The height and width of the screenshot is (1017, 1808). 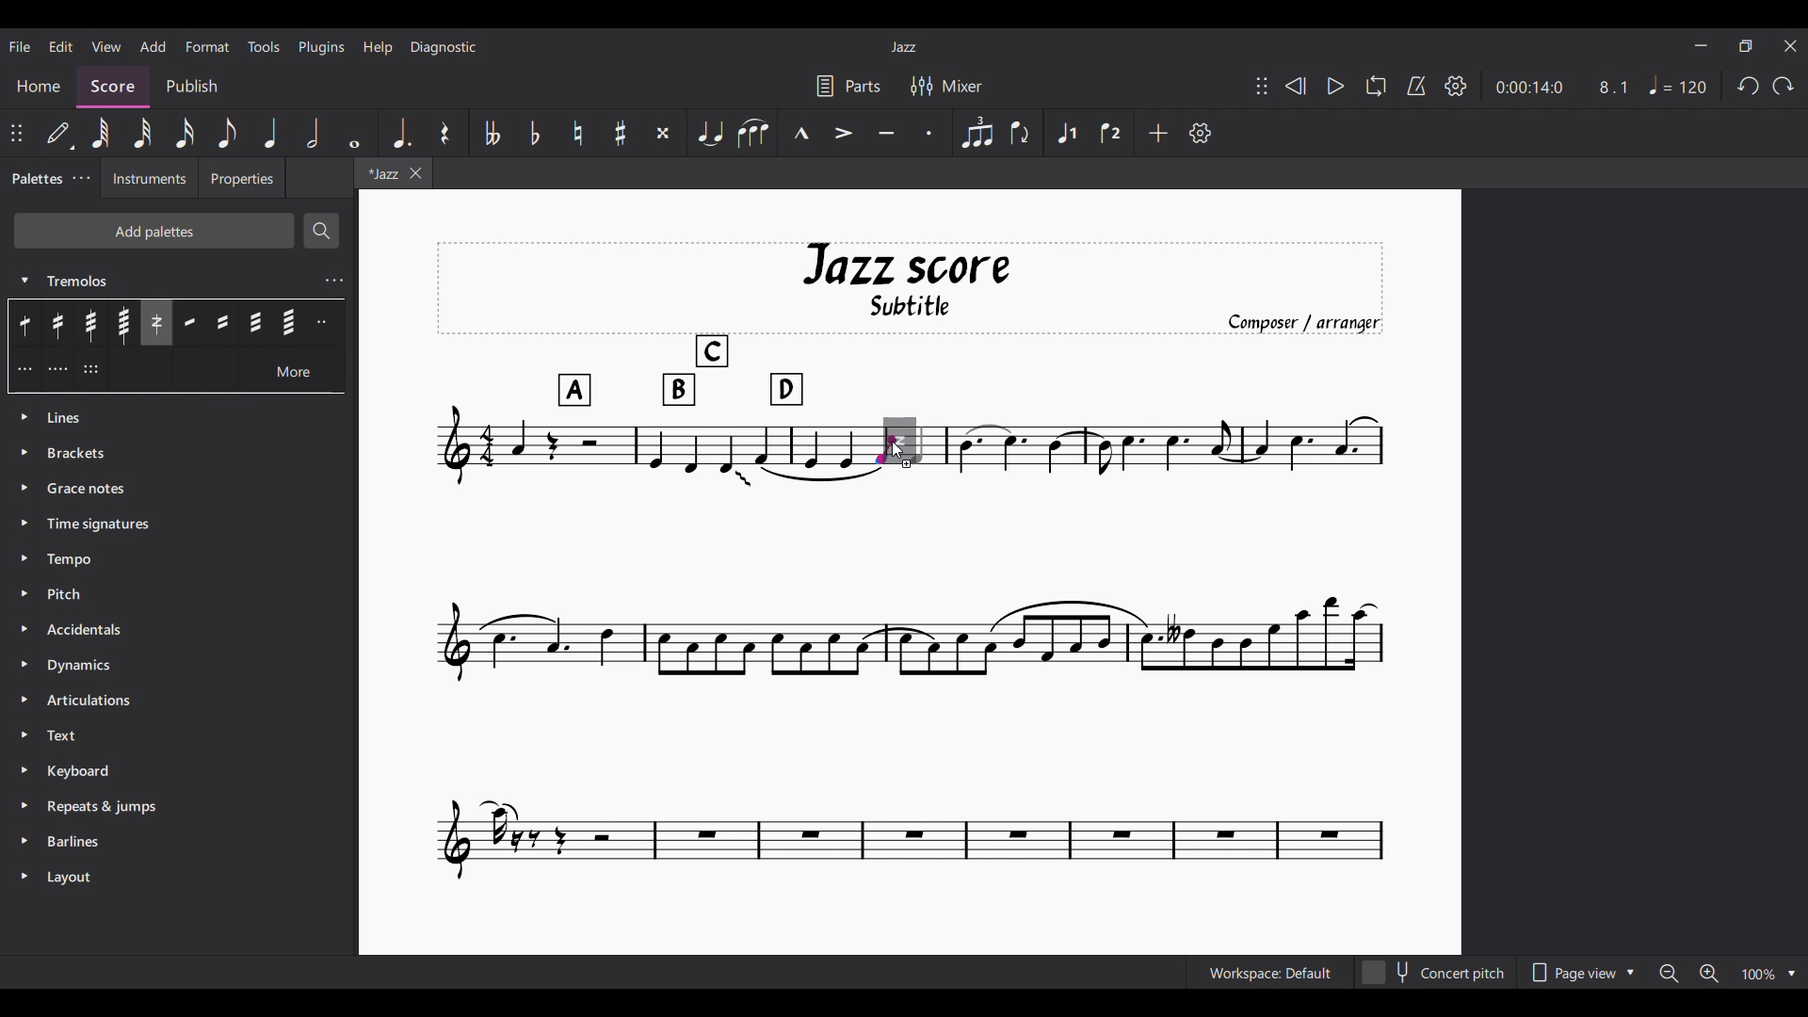 What do you see at coordinates (843, 133) in the screenshot?
I see `Accent` at bounding box center [843, 133].